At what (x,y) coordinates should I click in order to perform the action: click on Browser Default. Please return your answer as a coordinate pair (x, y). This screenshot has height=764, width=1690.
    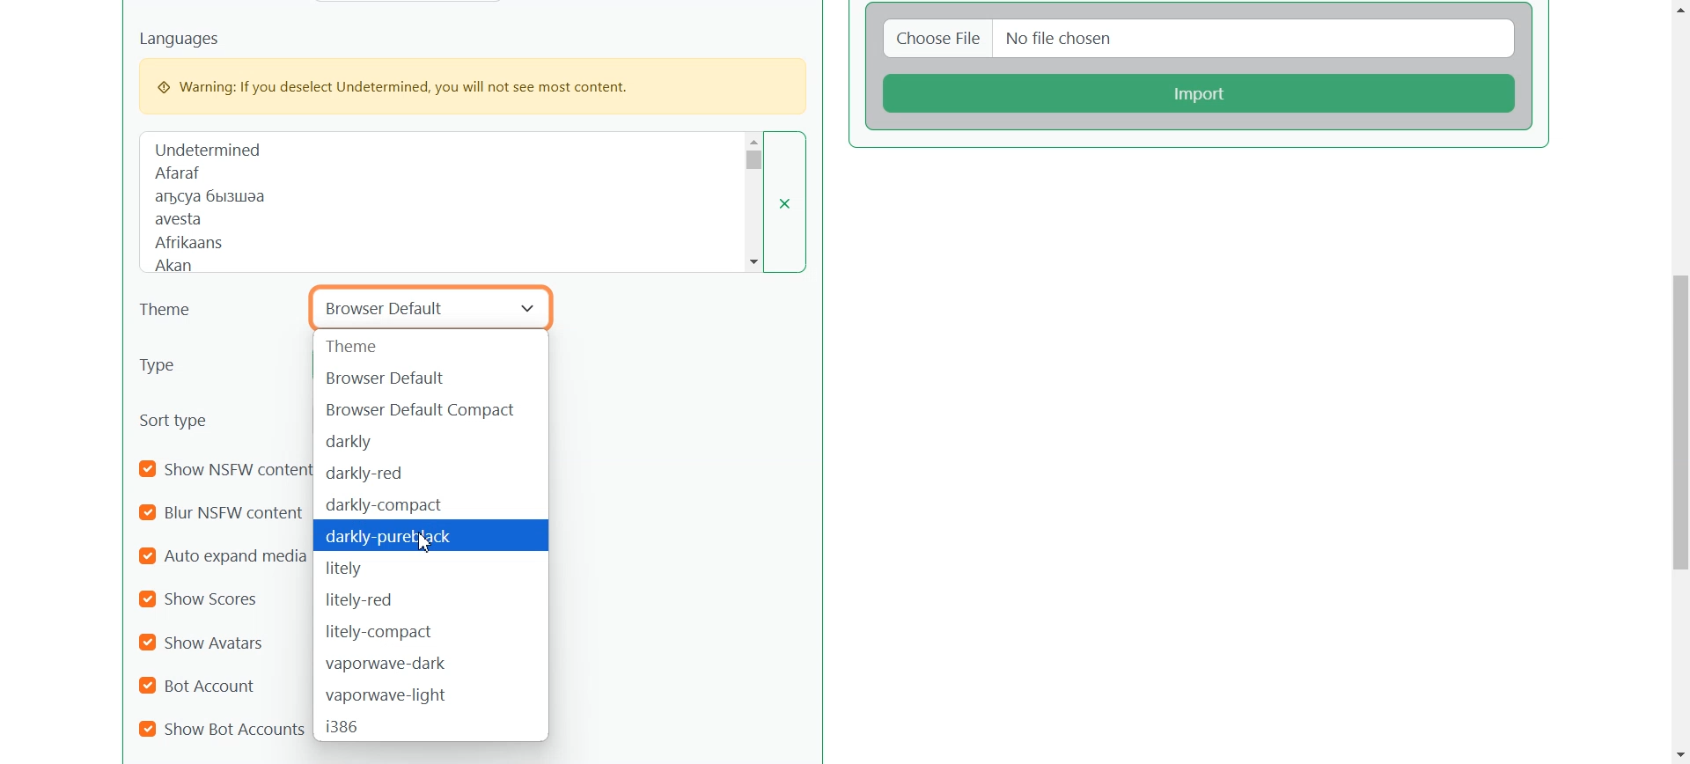
    Looking at the image, I should click on (432, 305).